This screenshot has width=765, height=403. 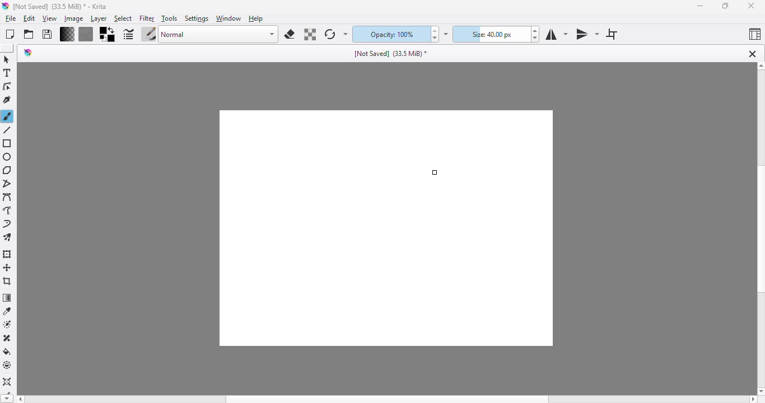 What do you see at coordinates (8, 157) in the screenshot?
I see `ellipse tool` at bounding box center [8, 157].